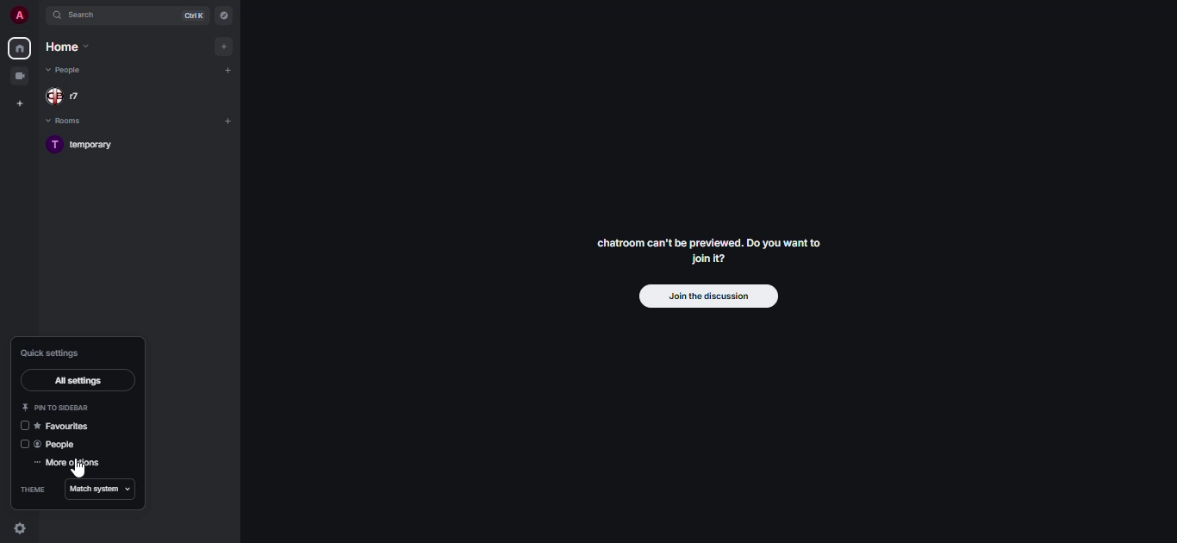  I want to click on favorites, so click(68, 427).